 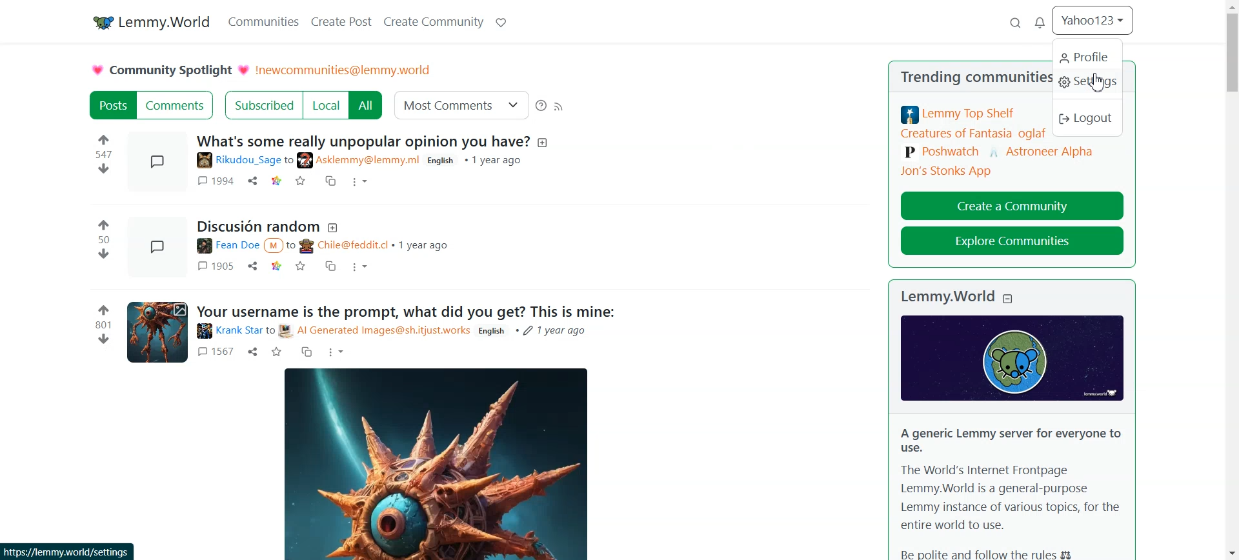 I want to click on share, so click(x=254, y=267).